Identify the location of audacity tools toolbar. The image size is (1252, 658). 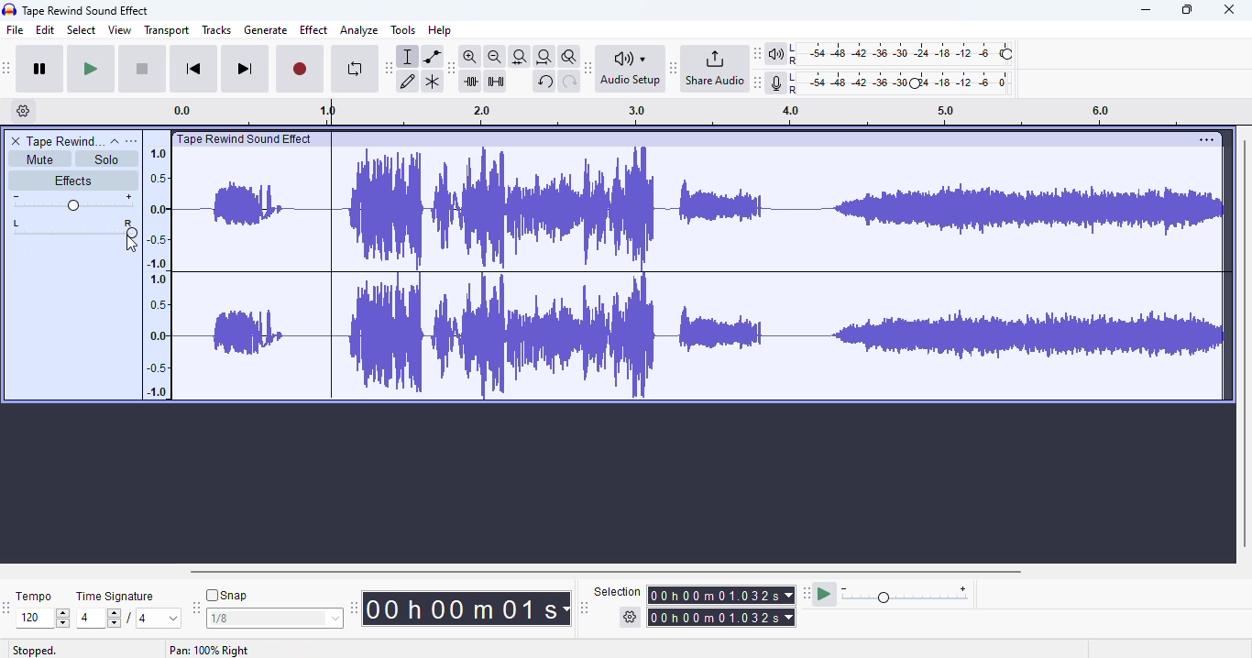
(389, 69).